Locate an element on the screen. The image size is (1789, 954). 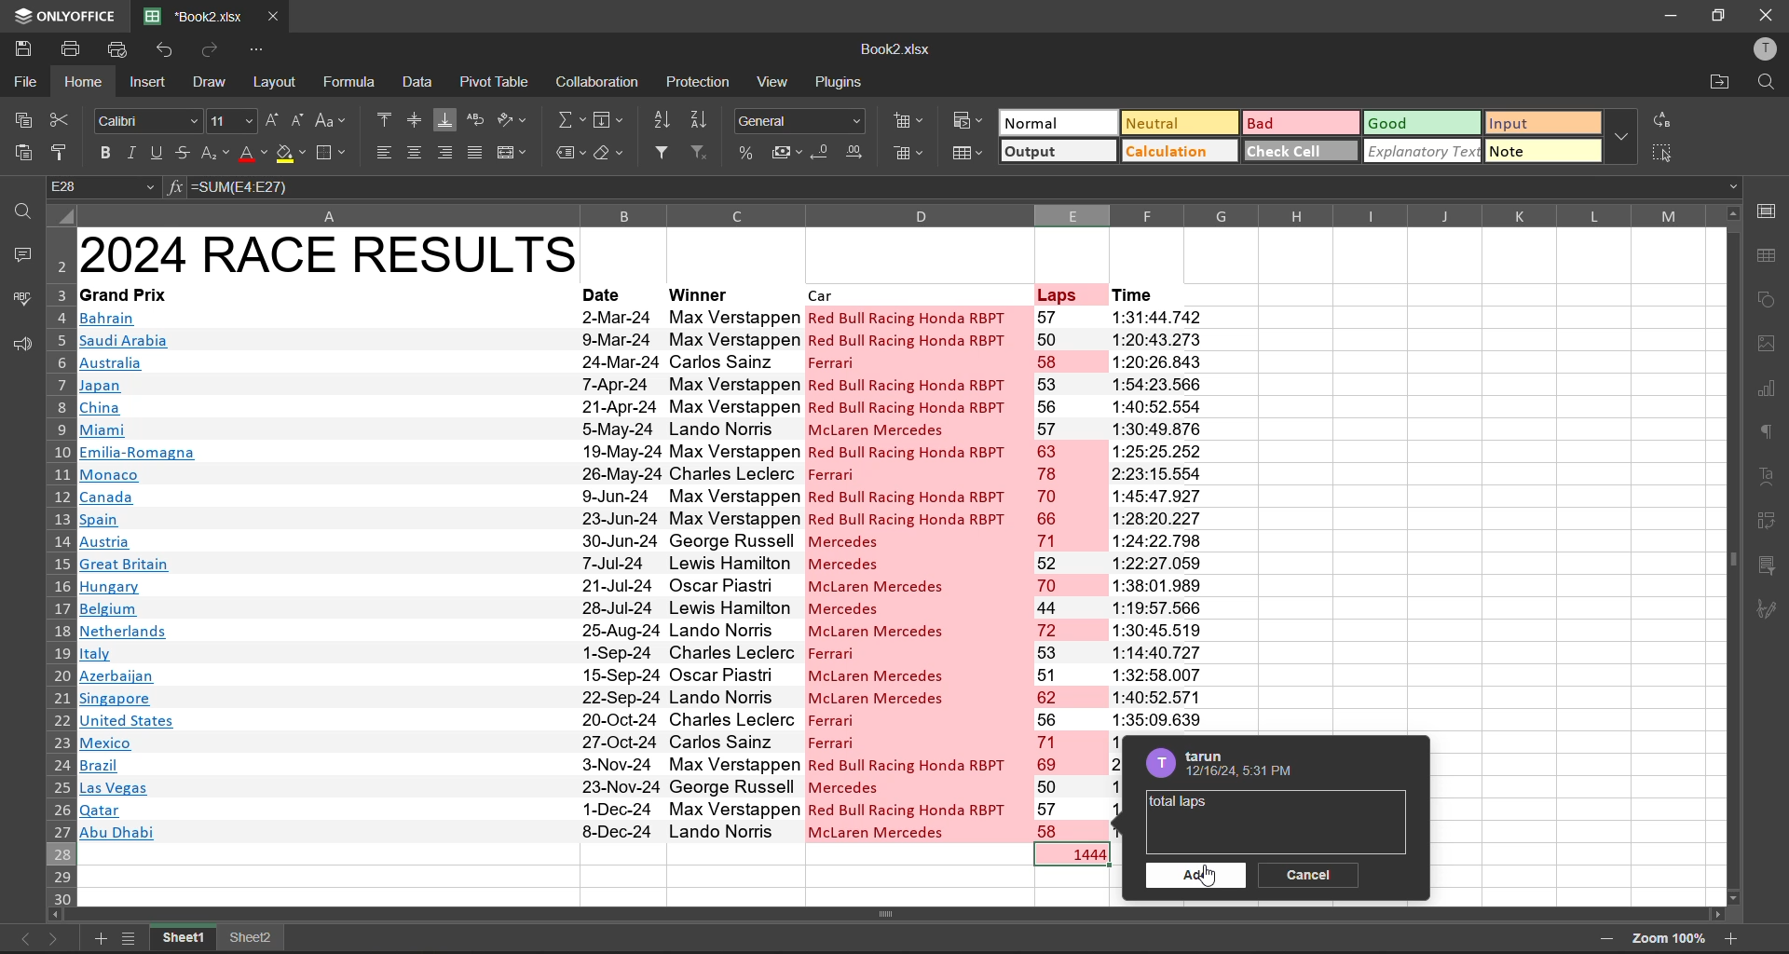
text is located at coordinates (1765, 473).